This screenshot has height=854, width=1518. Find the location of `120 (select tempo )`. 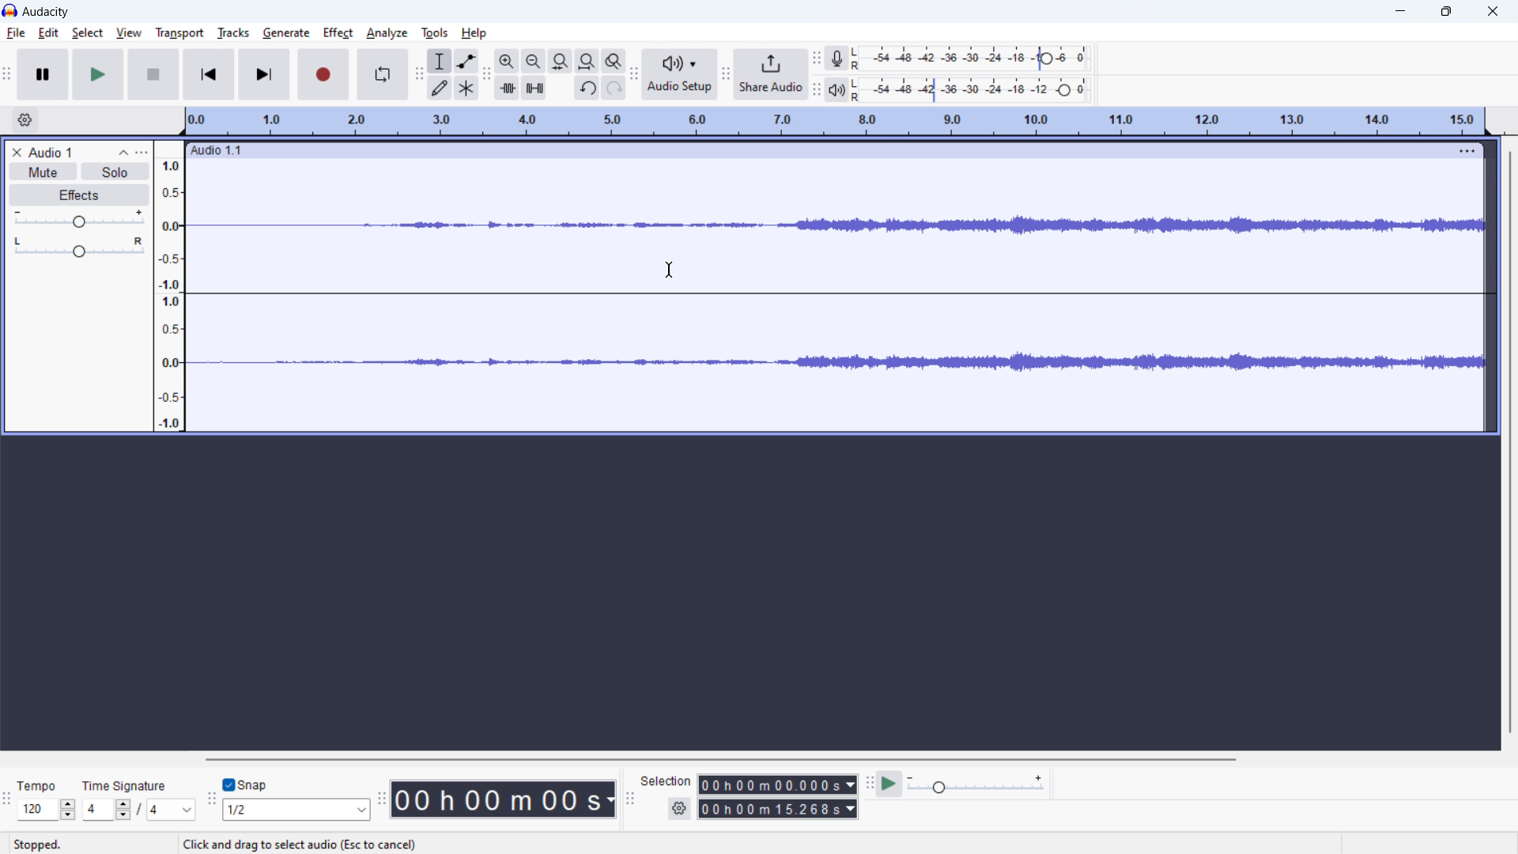

120 (select tempo ) is located at coordinates (46, 810).